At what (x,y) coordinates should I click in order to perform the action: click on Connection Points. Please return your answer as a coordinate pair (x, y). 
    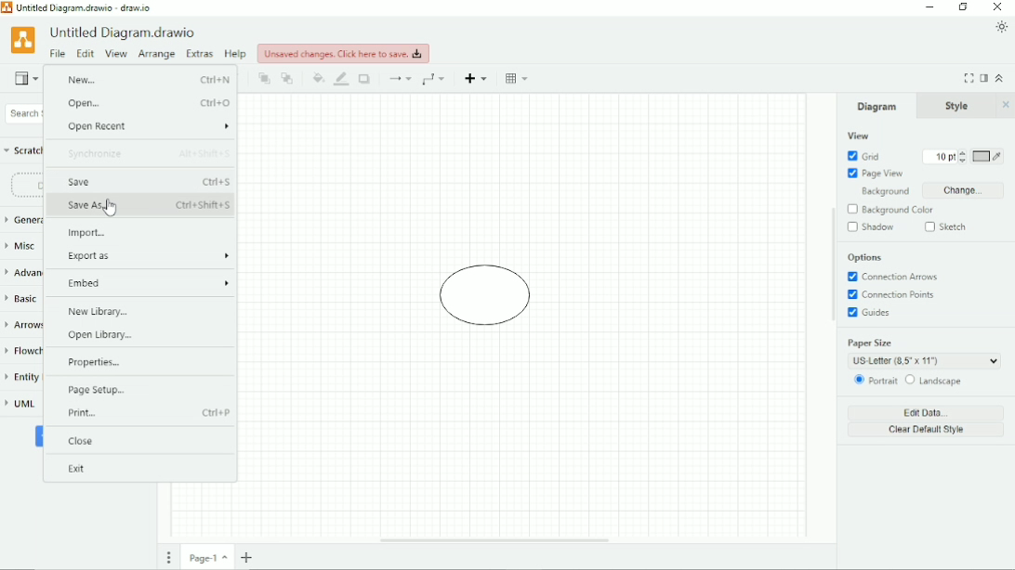
    Looking at the image, I should click on (895, 294).